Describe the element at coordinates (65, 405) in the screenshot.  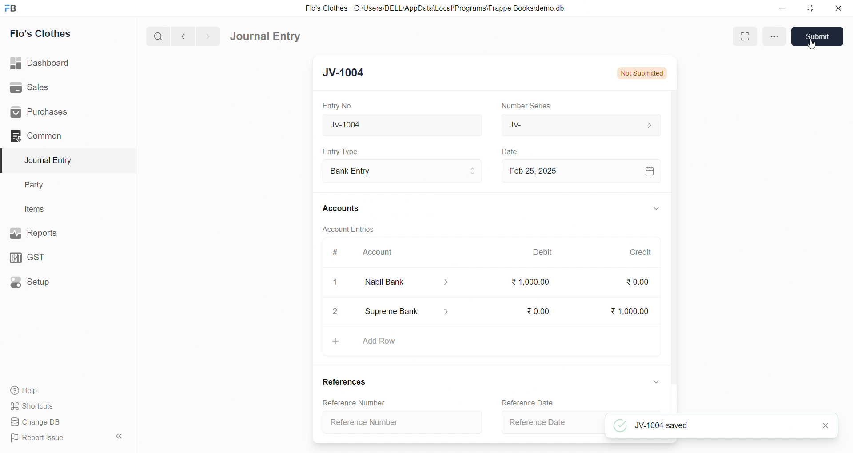
I see `Shortcuts` at that location.